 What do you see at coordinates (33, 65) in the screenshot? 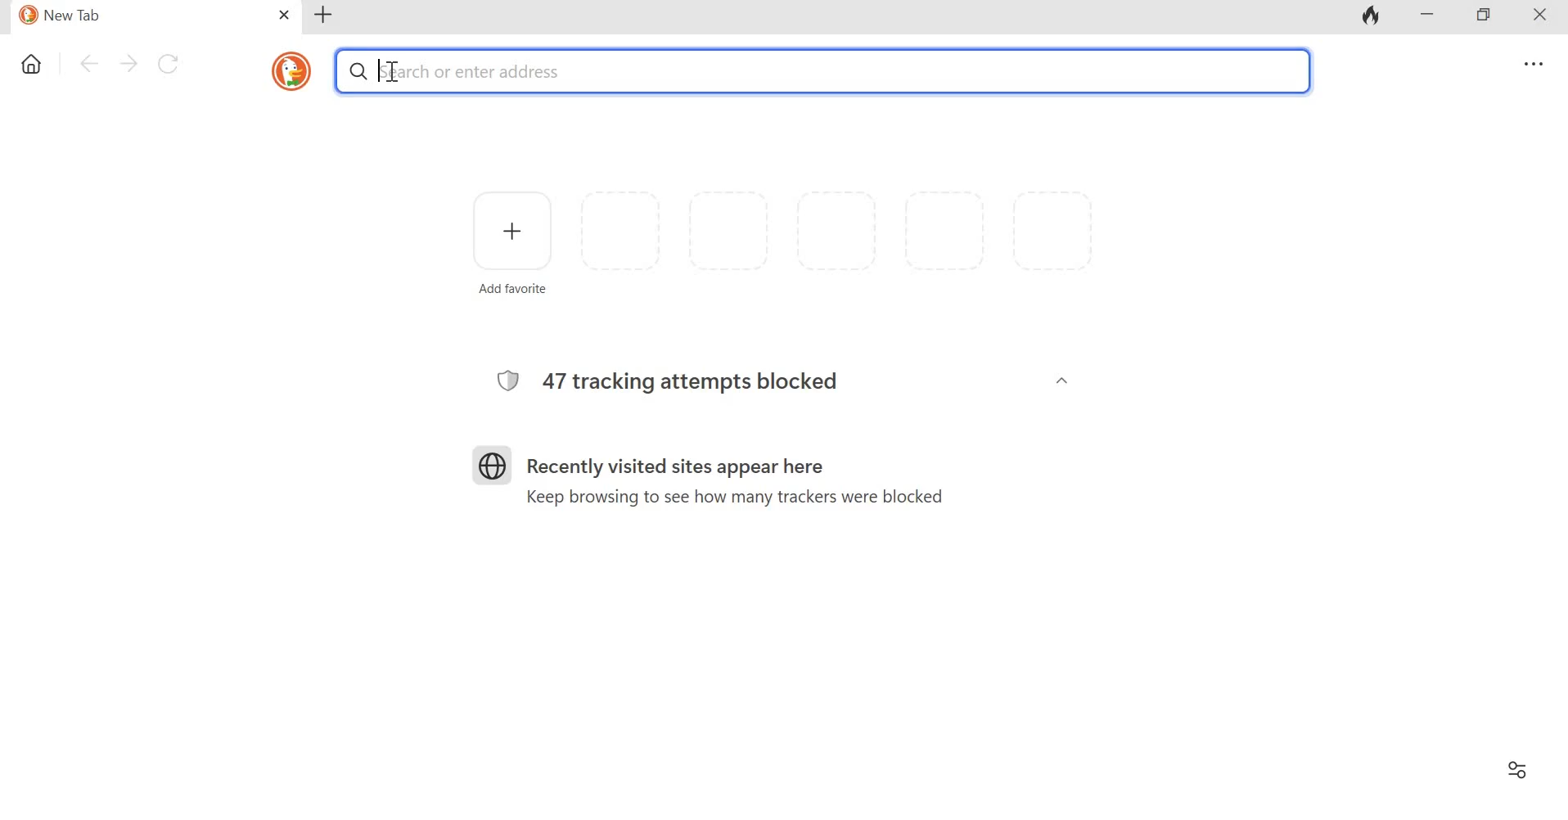
I see `home icon` at bounding box center [33, 65].